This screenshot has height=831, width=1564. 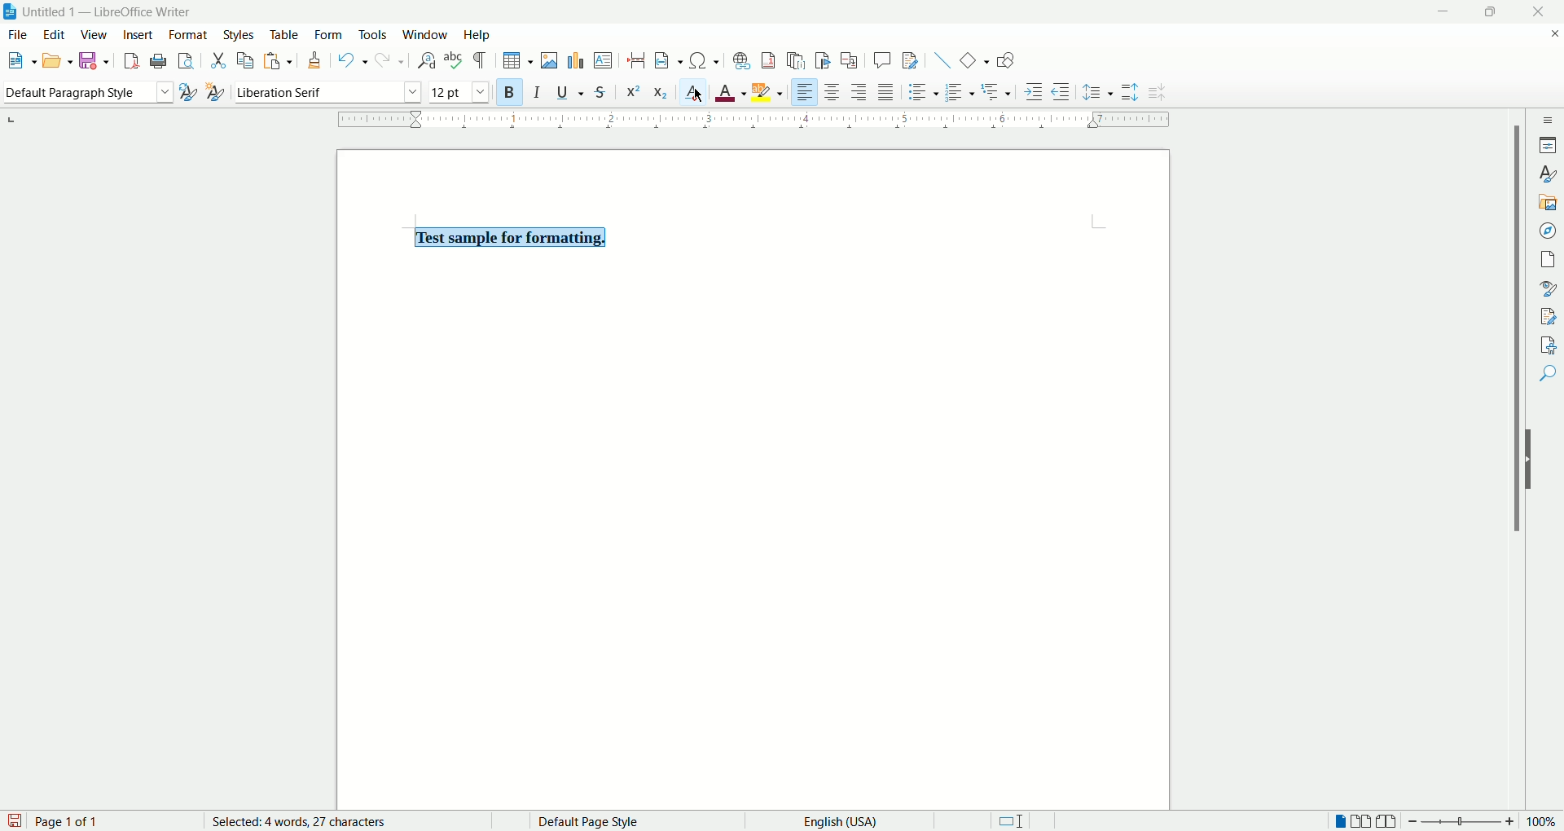 I want to click on decrease line spacing, so click(x=1156, y=93).